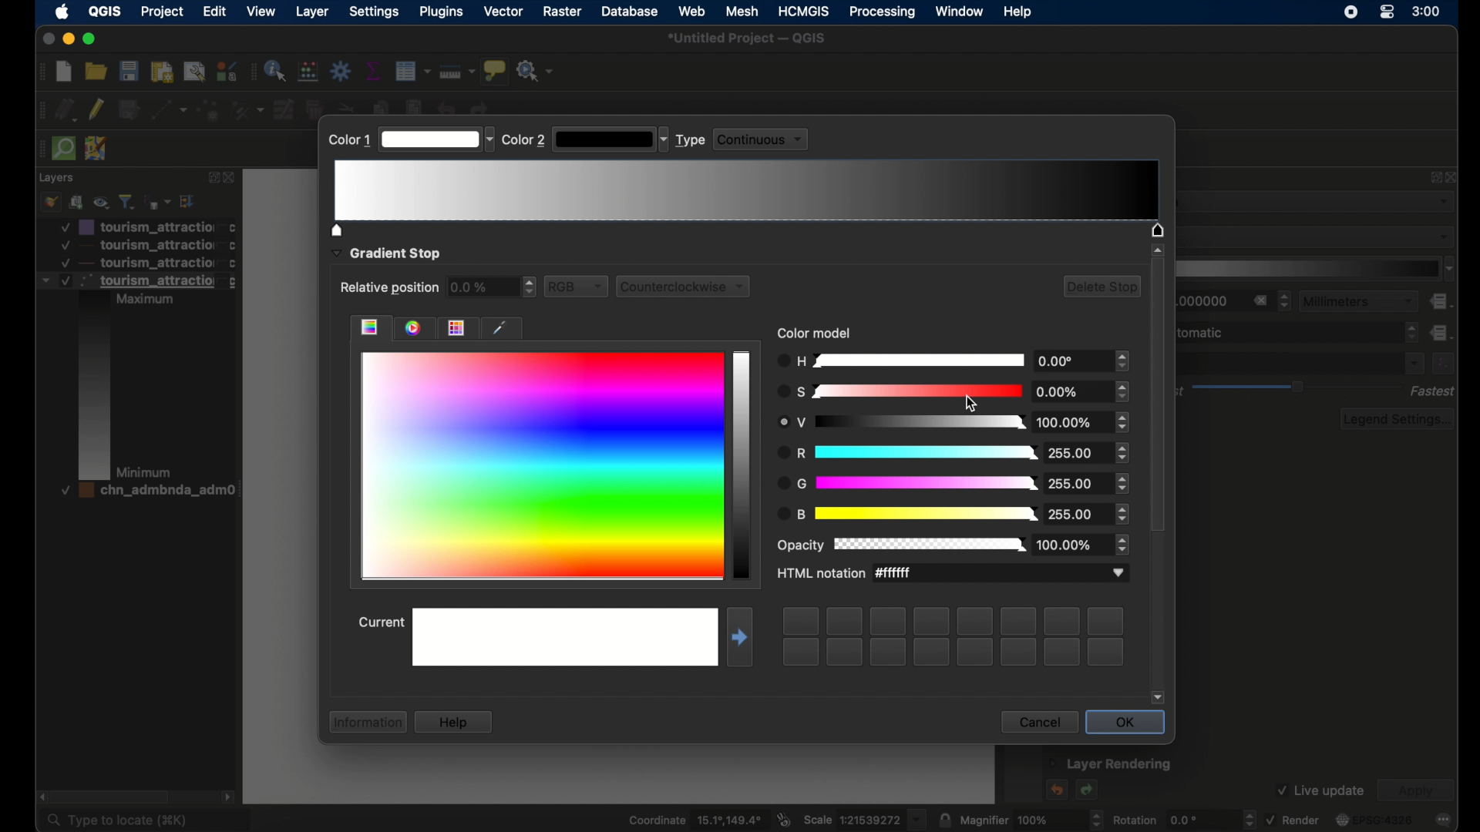 The width and height of the screenshot is (1480, 832). What do you see at coordinates (1357, 300) in the screenshot?
I see `milimeters` at bounding box center [1357, 300].